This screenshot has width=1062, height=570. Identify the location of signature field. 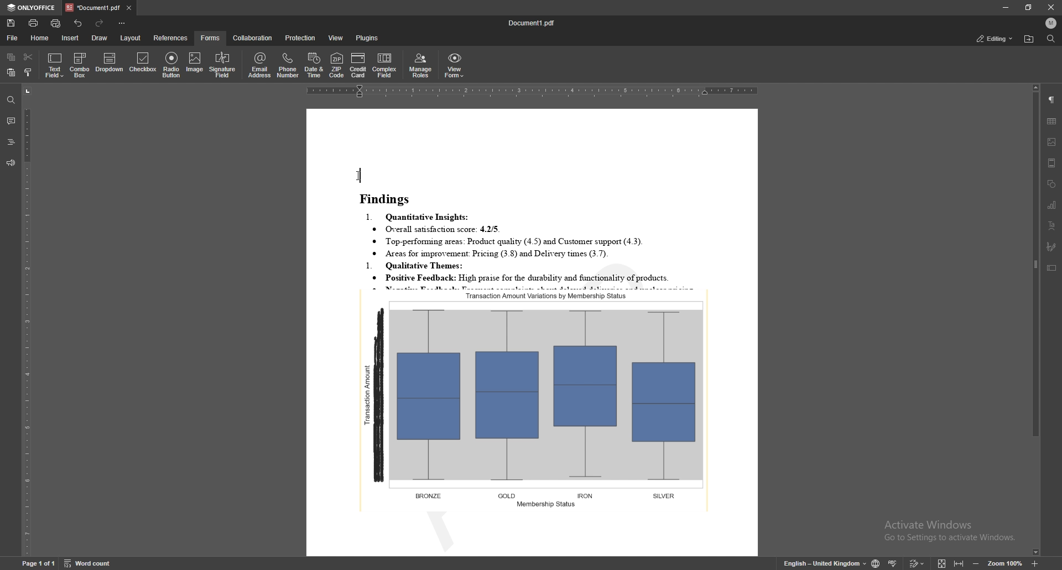
(1051, 247).